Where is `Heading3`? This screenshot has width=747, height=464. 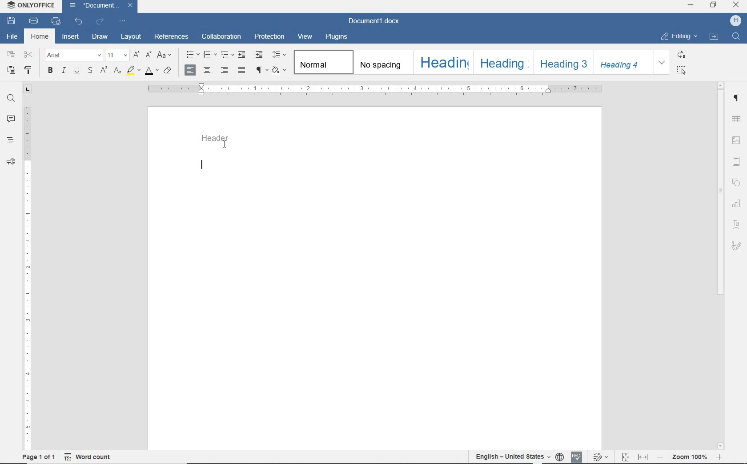
Heading3 is located at coordinates (562, 62).